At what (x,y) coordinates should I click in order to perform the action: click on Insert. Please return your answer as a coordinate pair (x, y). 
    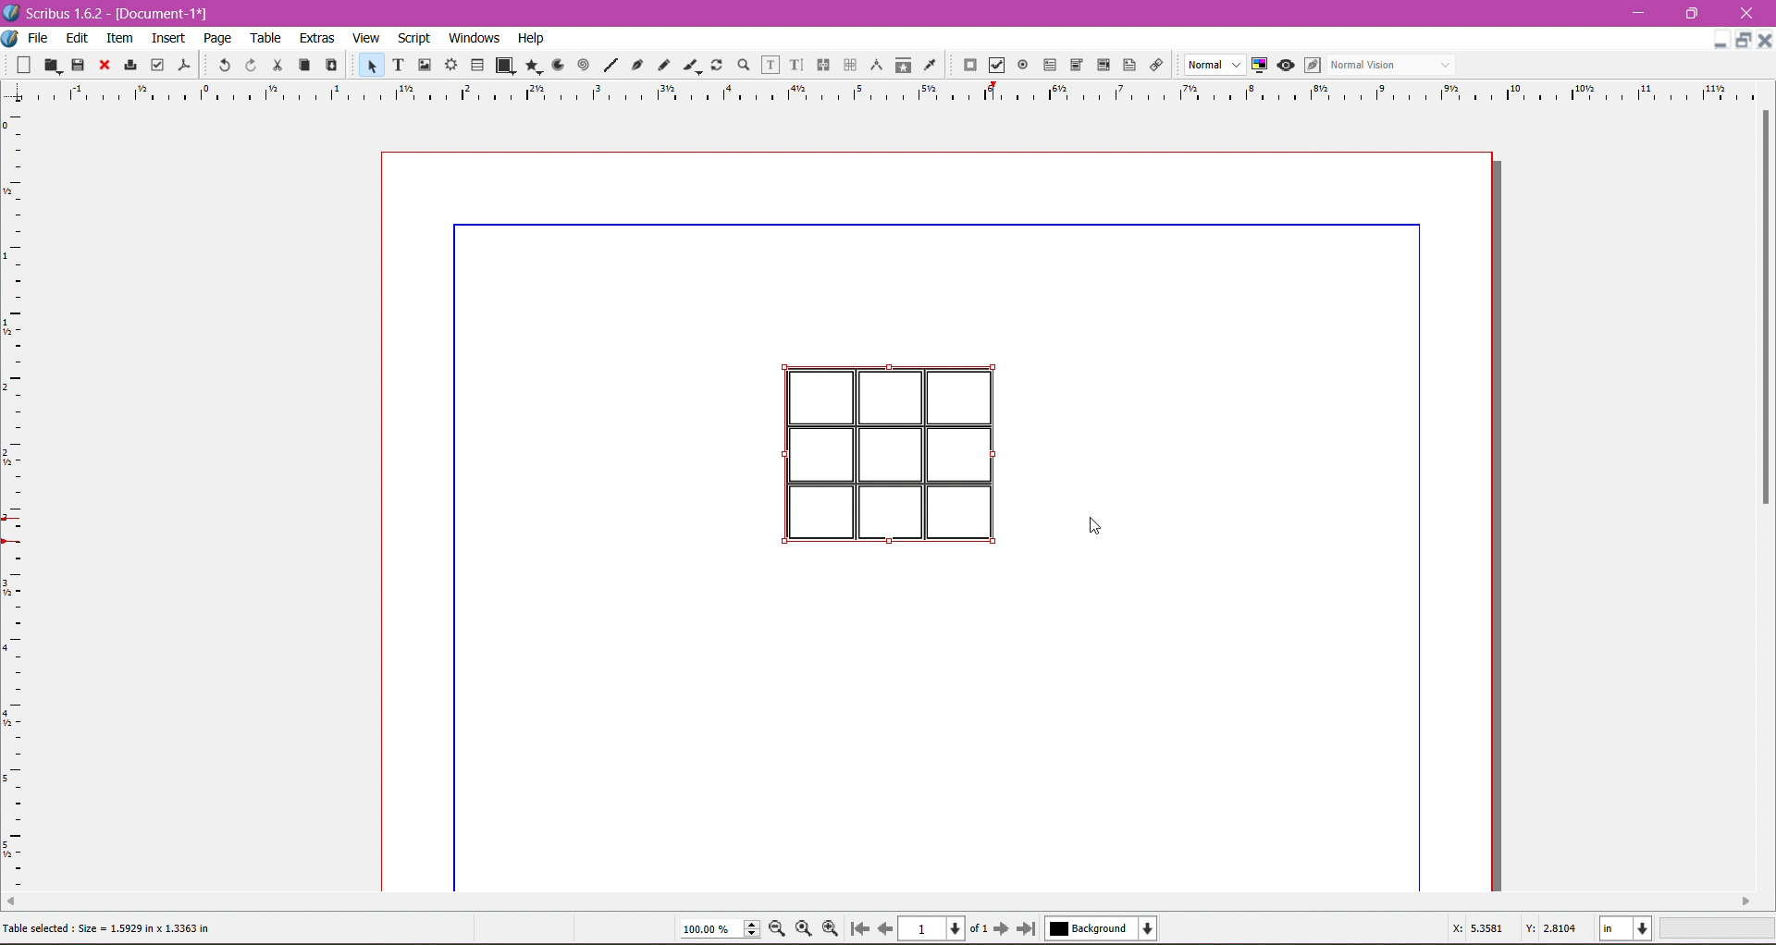
    Looking at the image, I should click on (168, 35).